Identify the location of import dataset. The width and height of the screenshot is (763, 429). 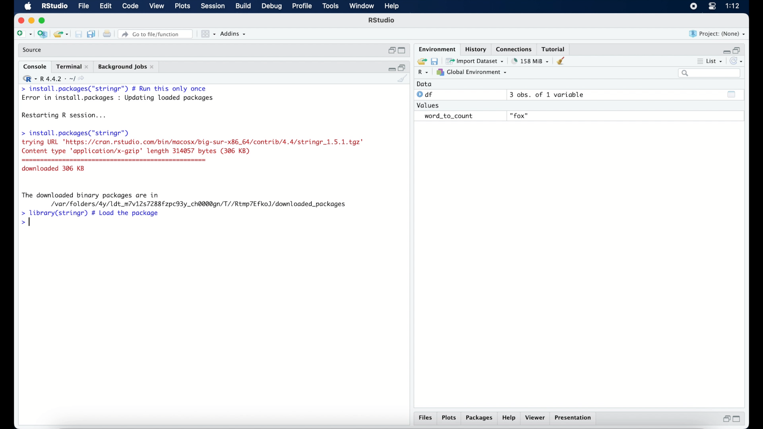
(475, 61).